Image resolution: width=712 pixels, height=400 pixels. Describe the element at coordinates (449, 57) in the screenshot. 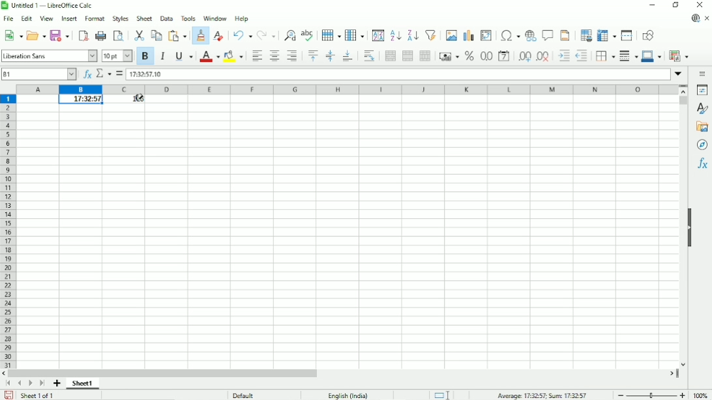

I see `Format as currency` at that location.